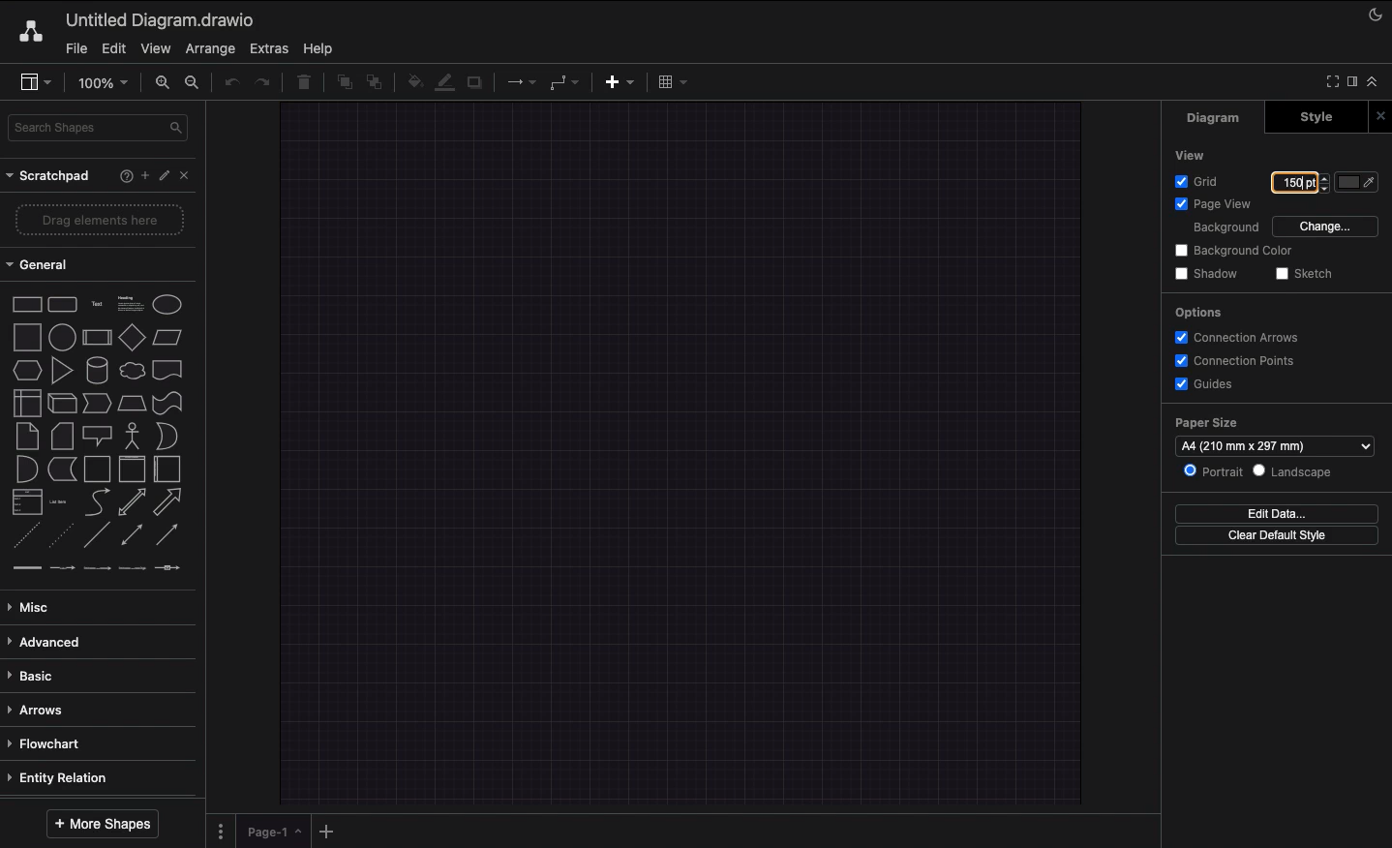  I want to click on Full screen, so click(1331, 80).